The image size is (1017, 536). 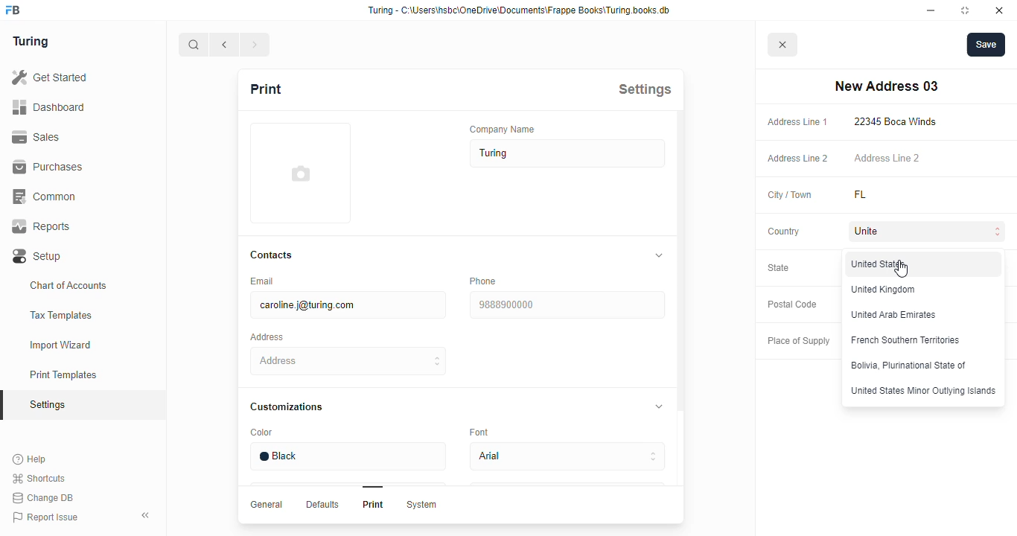 What do you see at coordinates (779, 267) in the screenshot?
I see `state` at bounding box center [779, 267].